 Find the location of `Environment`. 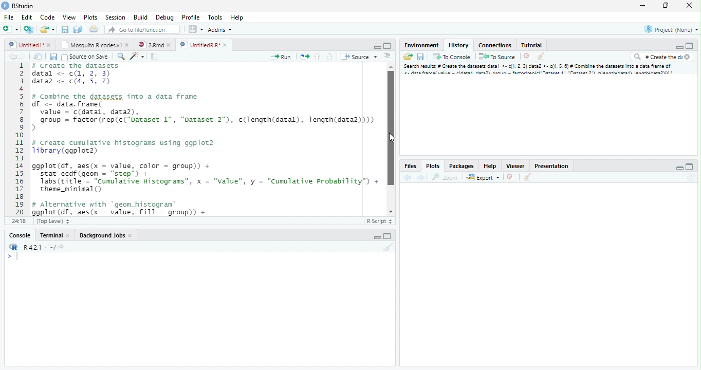

Environment is located at coordinates (421, 45).